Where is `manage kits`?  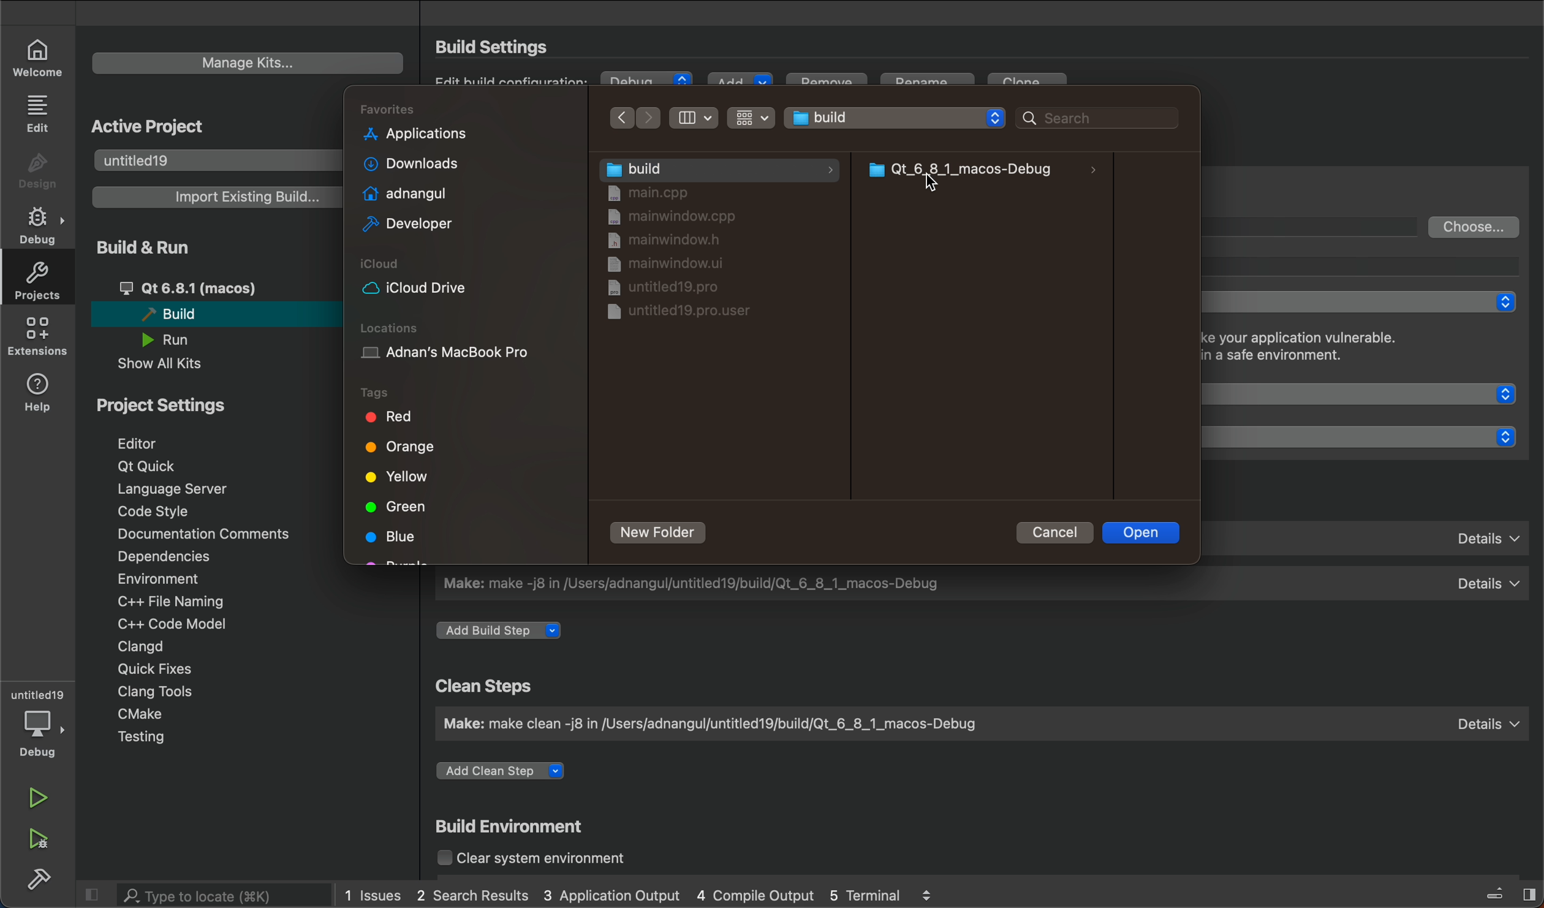 manage kits is located at coordinates (248, 63).